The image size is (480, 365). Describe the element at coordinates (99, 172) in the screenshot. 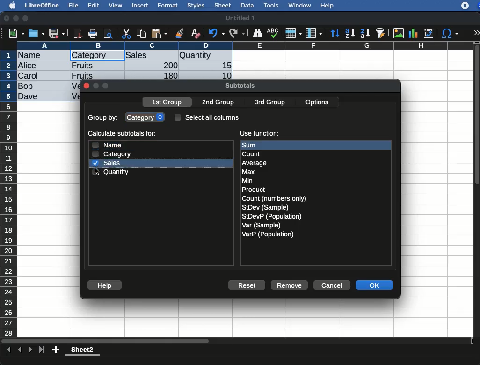

I see `cursor` at that location.